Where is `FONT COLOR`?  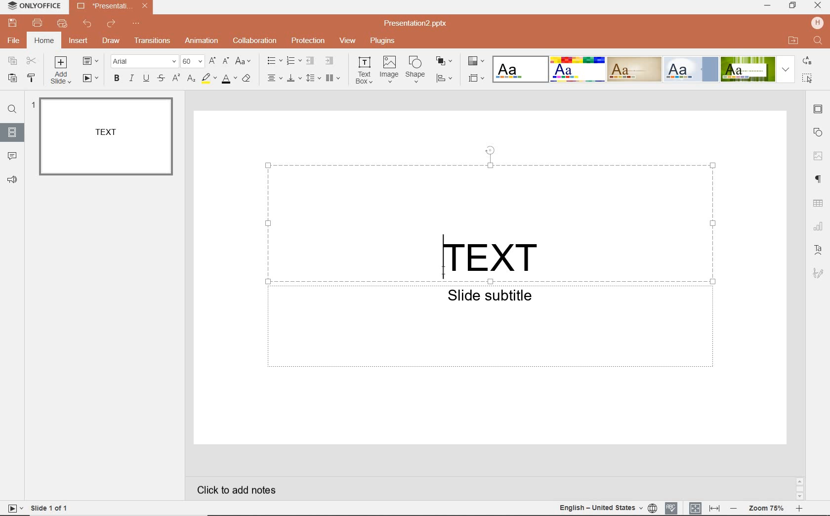 FONT COLOR is located at coordinates (228, 79).